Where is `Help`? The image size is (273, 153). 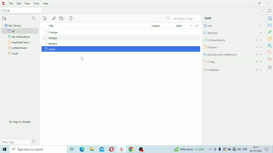 Help is located at coordinates (46, 3).